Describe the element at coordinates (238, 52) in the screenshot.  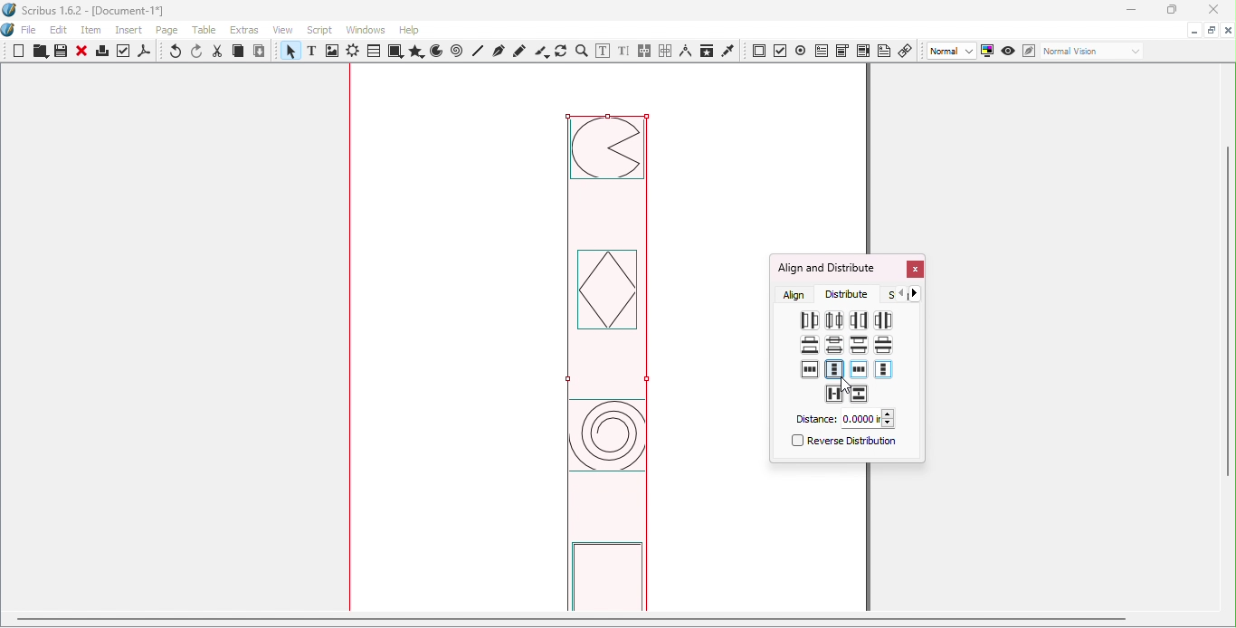
I see `Copy` at that location.